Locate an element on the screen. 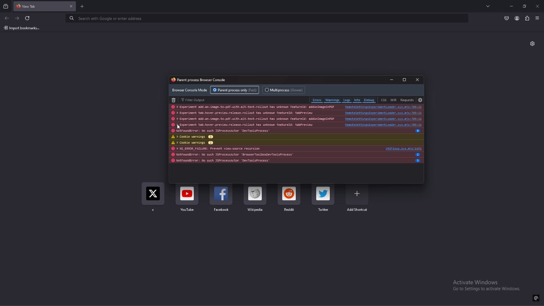 Image resolution: width=544 pixels, height=306 pixels. log is located at coordinates (249, 130).